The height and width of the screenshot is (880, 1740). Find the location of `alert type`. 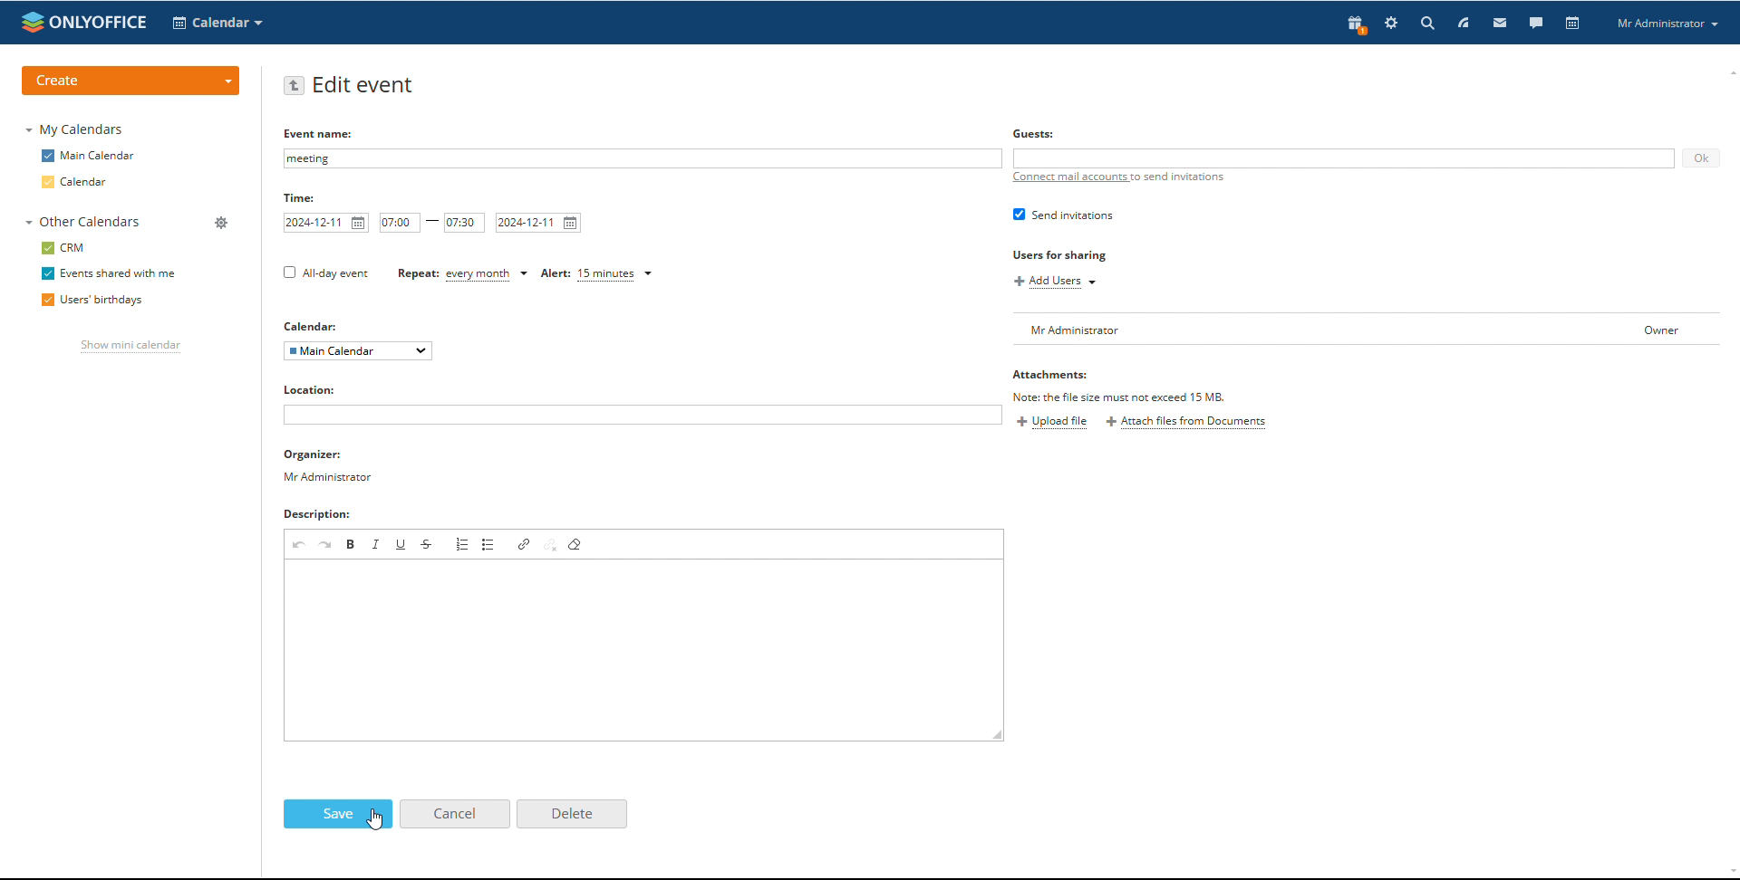

alert type is located at coordinates (592, 274).